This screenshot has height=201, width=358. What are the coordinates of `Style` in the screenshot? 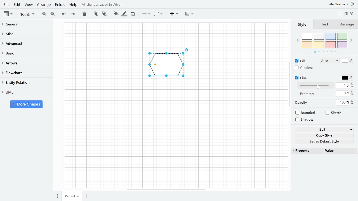 It's located at (300, 25).